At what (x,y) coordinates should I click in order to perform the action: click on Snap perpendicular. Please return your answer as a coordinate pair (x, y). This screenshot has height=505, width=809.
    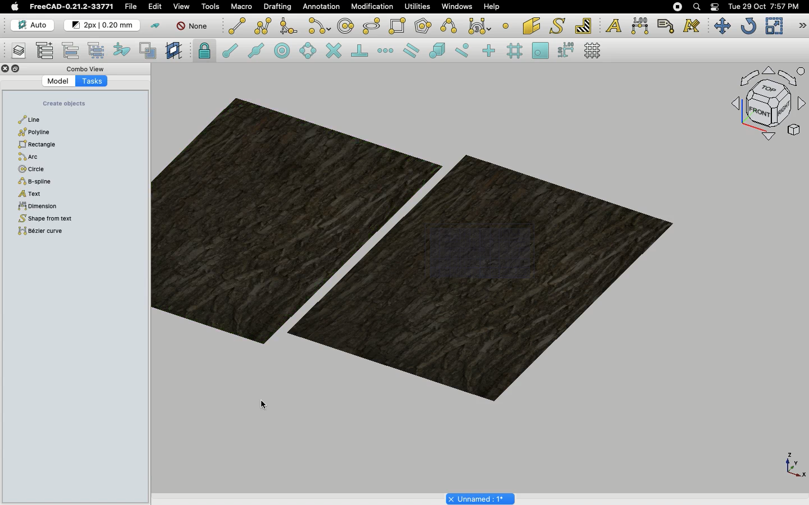
    Looking at the image, I should click on (361, 52).